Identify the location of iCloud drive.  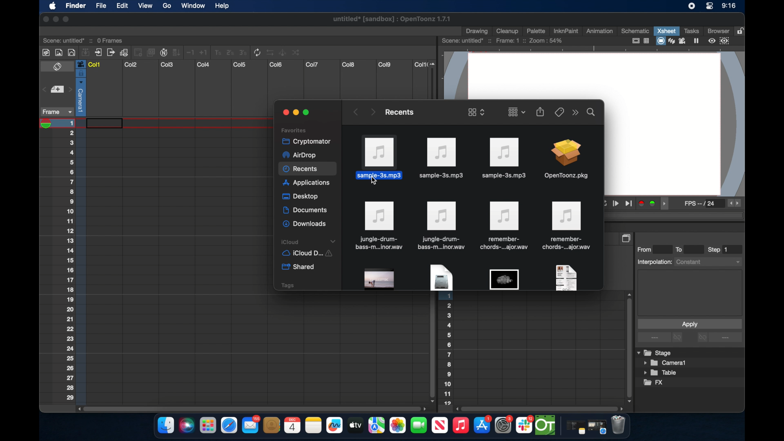
(307, 254).